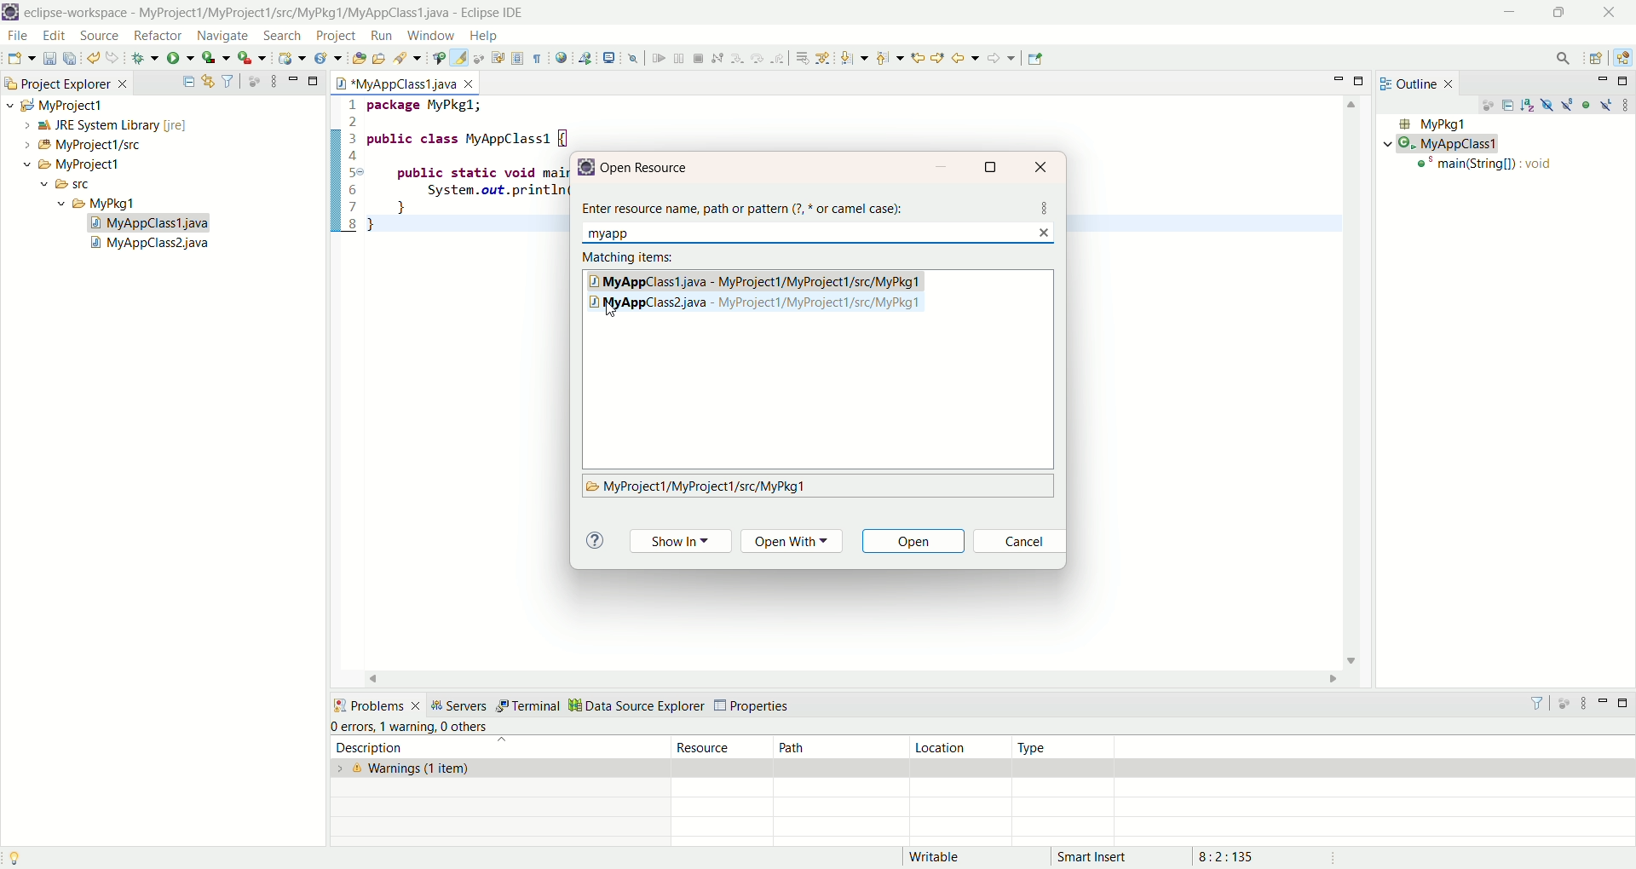 This screenshot has width=1636, height=869. What do you see at coordinates (1587, 104) in the screenshot?
I see `hide non-public member` at bounding box center [1587, 104].